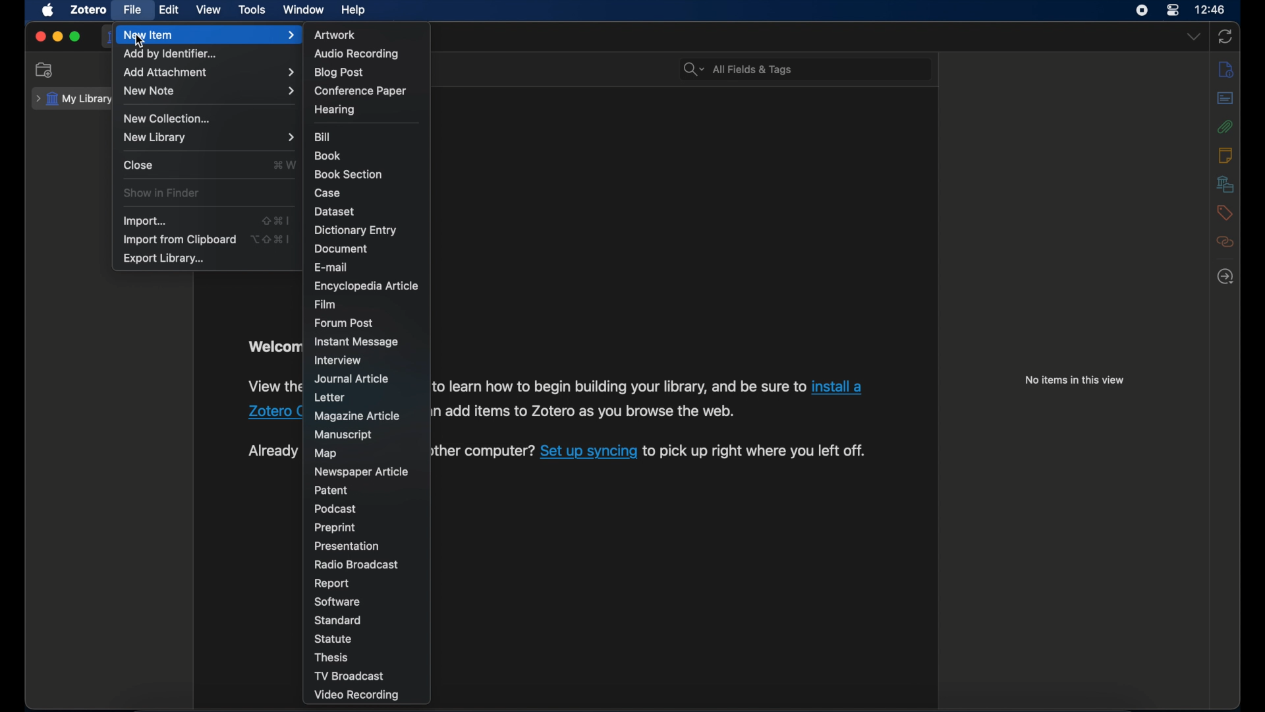 The height and width of the screenshot is (712, 1265). Describe the element at coordinates (208, 91) in the screenshot. I see `new note` at that location.